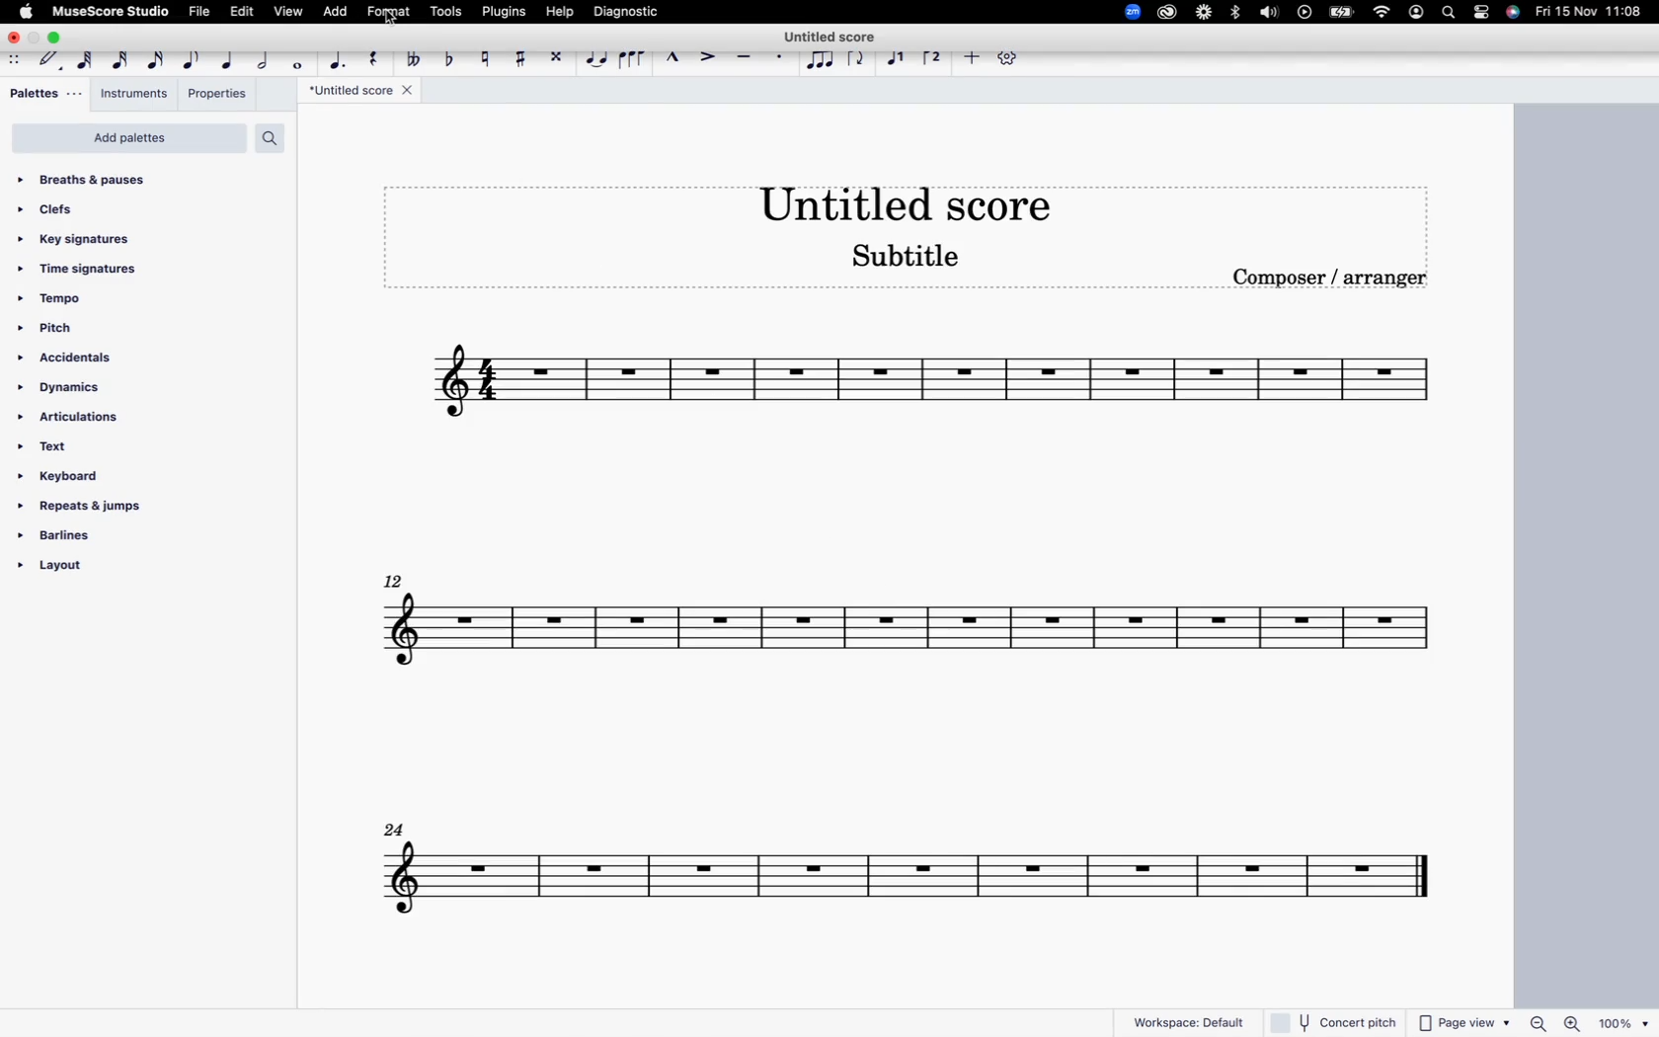 The height and width of the screenshot is (1037, 1659). Describe the element at coordinates (505, 13) in the screenshot. I see `plugins` at that location.